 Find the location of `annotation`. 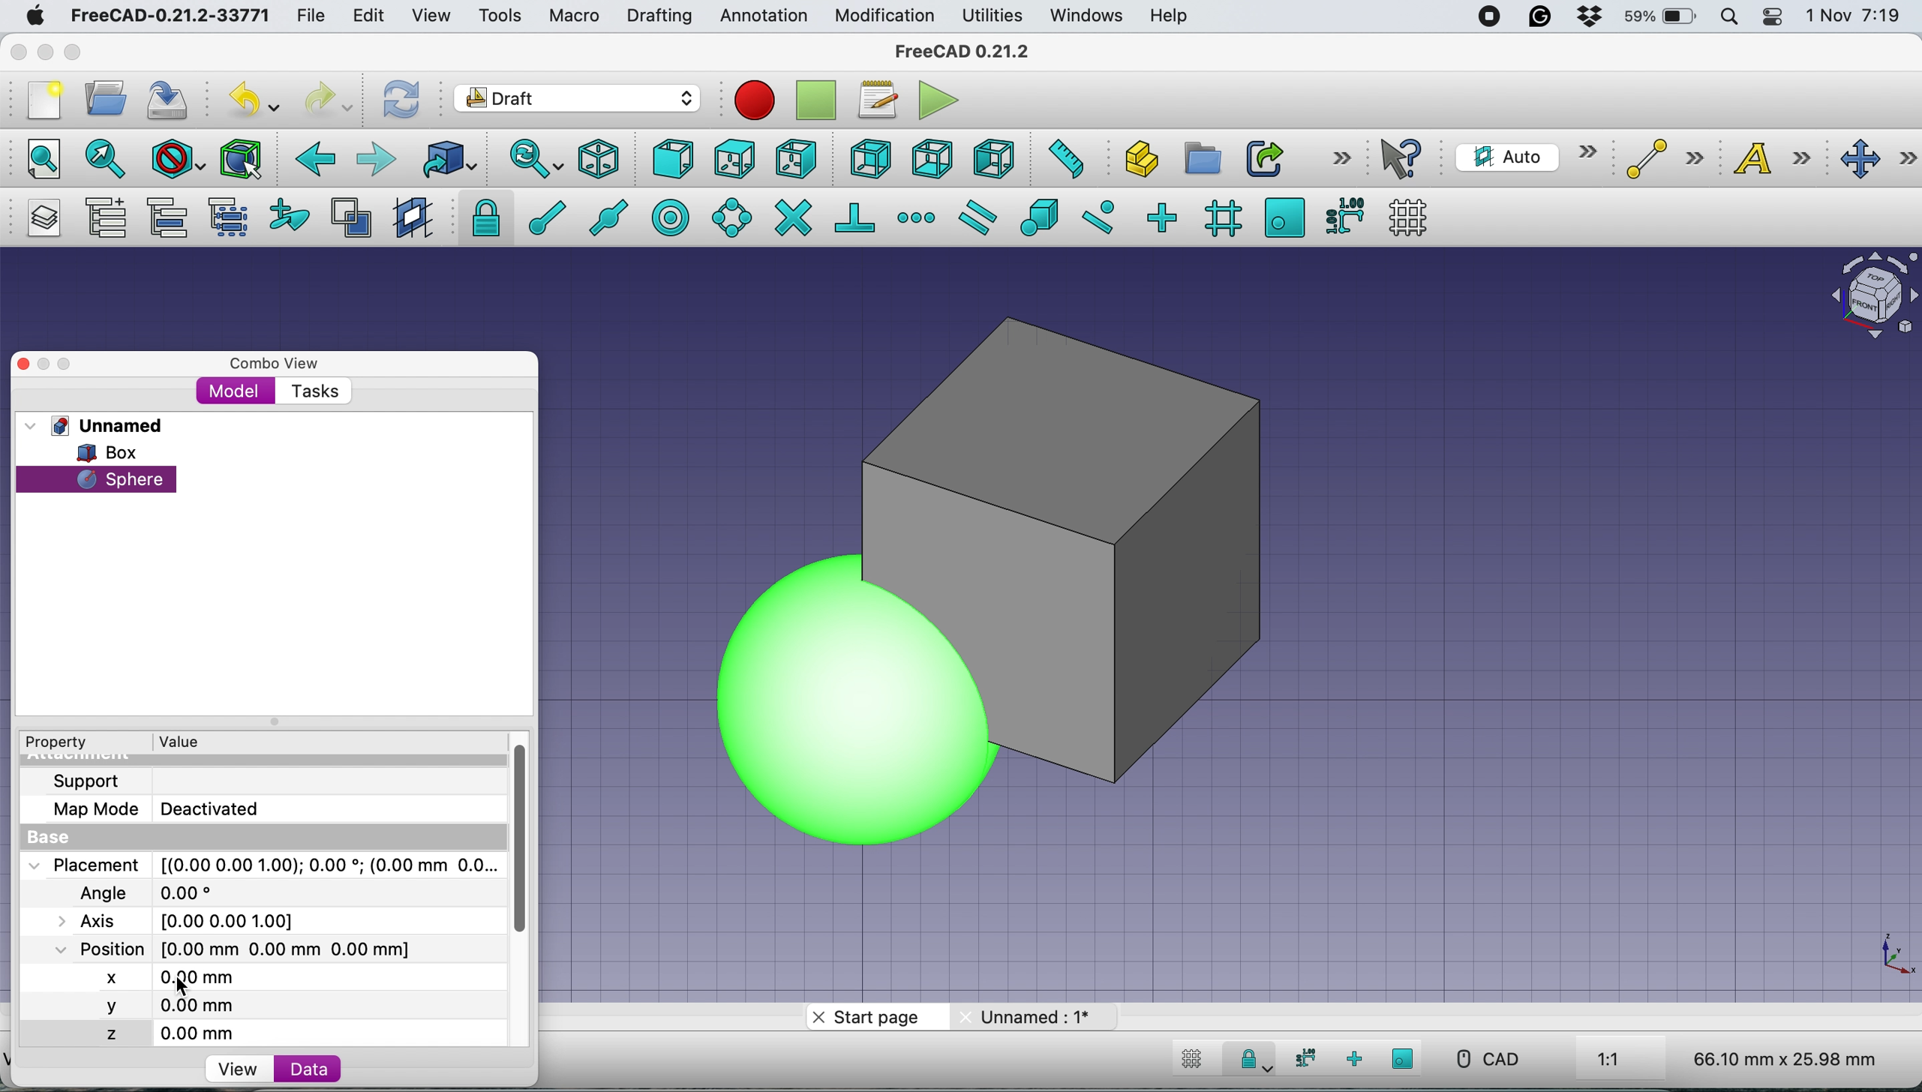

annotation is located at coordinates (760, 16).